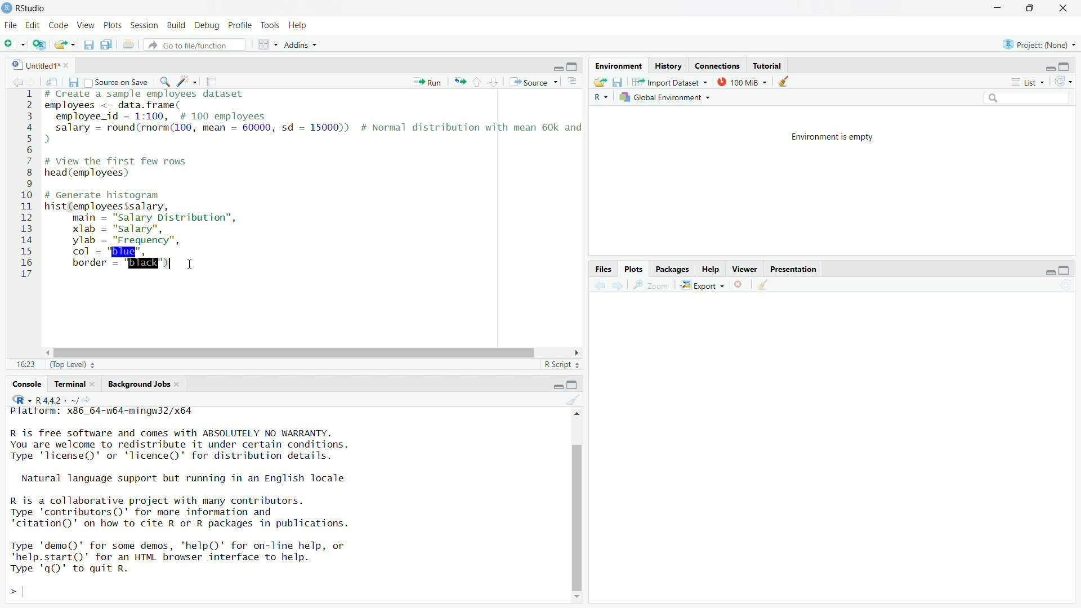 The height and width of the screenshot is (608, 1081). What do you see at coordinates (1064, 271) in the screenshot?
I see `Maximise ` at bounding box center [1064, 271].